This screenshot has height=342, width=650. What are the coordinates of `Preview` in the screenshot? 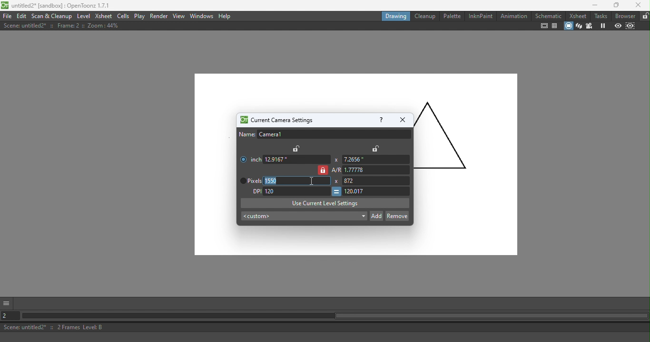 It's located at (617, 26).